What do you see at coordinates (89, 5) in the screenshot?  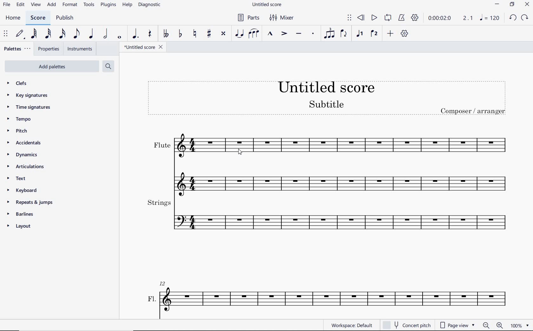 I see `TOOLS` at bounding box center [89, 5].